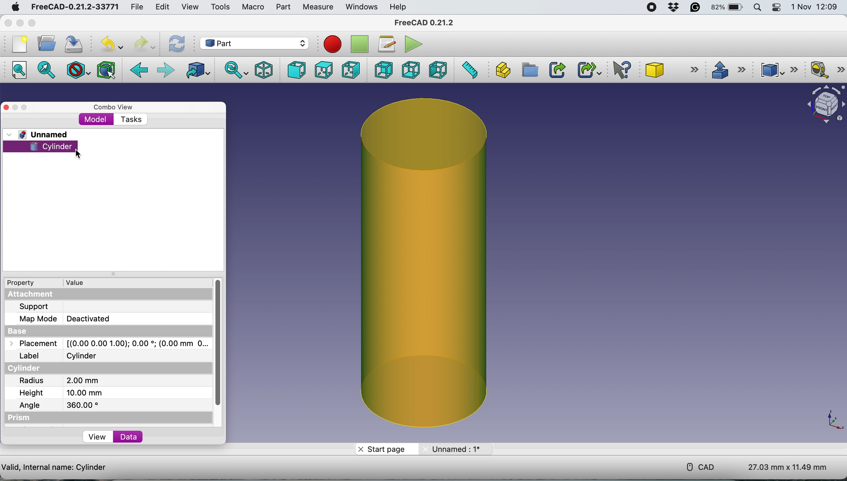  What do you see at coordinates (46, 45) in the screenshot?
I see `open` at bounding box center [46, 45].